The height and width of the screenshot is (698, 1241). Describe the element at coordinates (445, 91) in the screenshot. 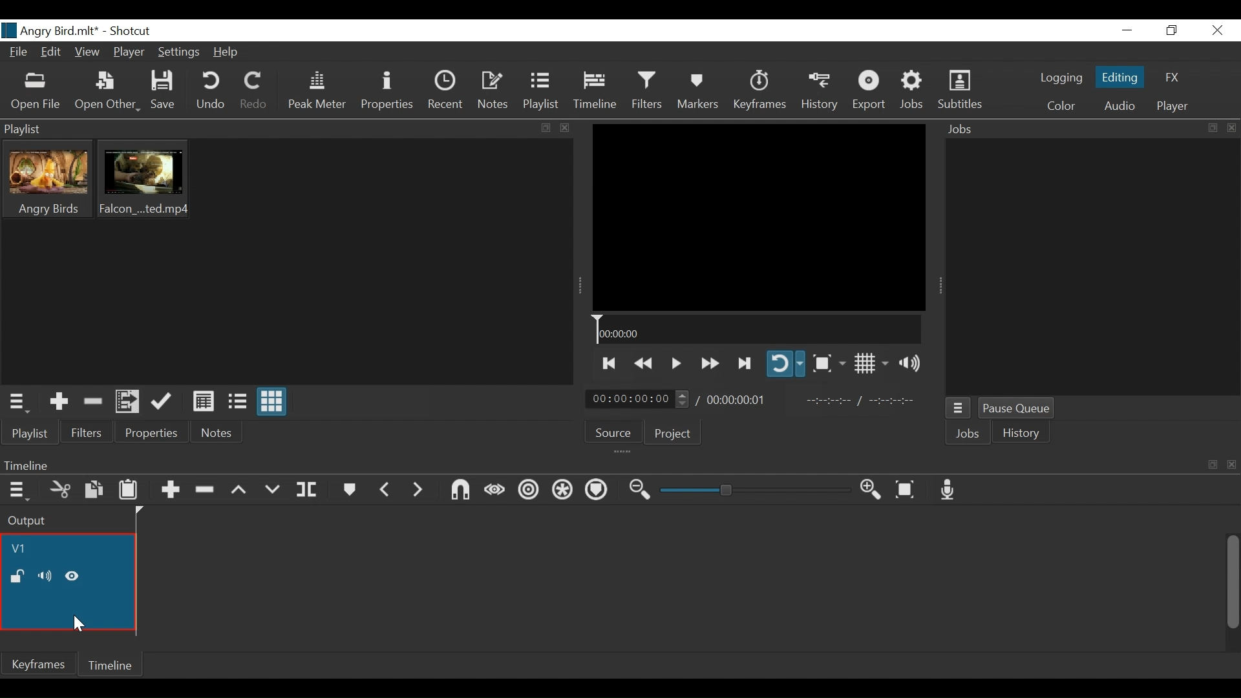

I see `` at that location.